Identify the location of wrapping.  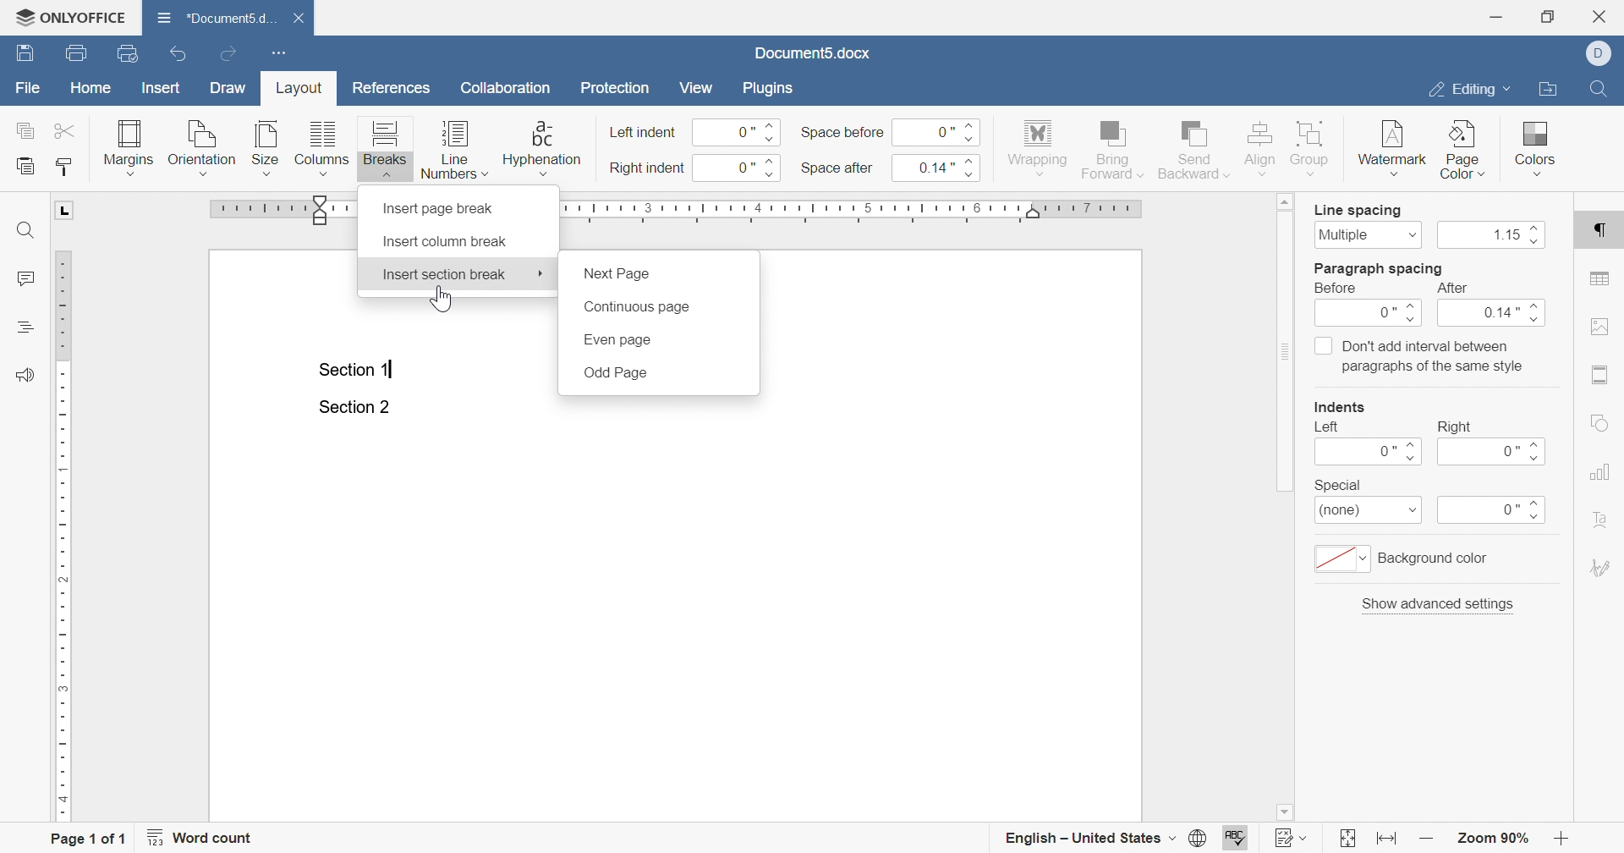
(1038, 149).